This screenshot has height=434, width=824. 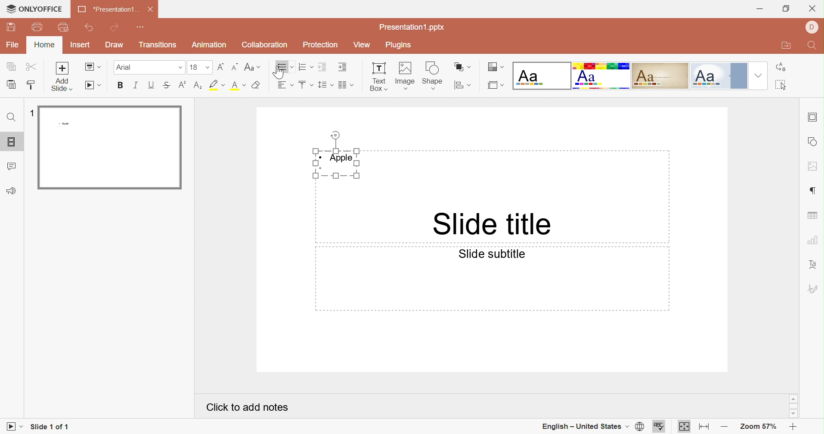 What do you see at coordinates (284, 84) in the screenshot?
I see `Horizontal align` at bounding box center [284, 84].